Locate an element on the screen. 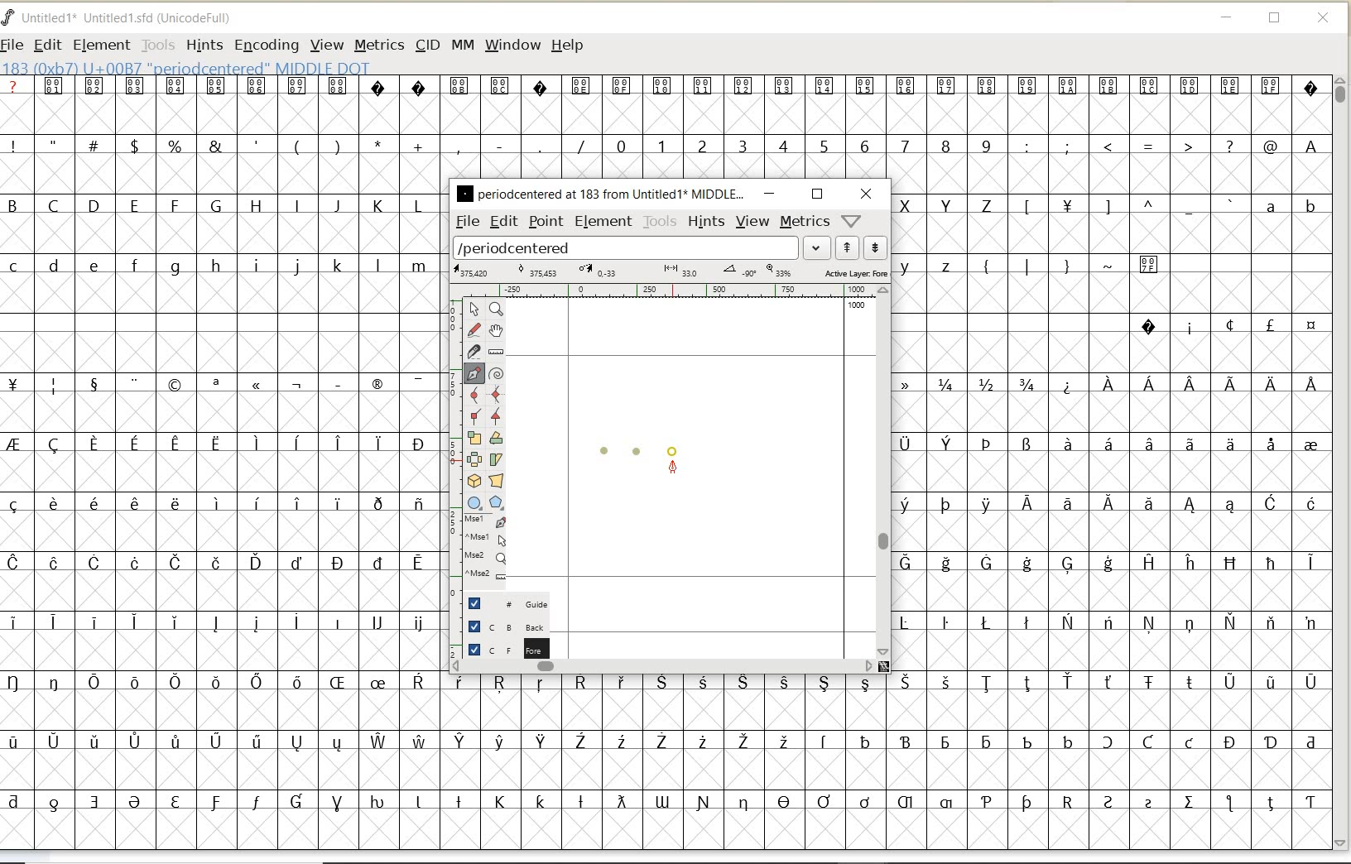 The width and height of the screenshot is (1351, 864). metrics is located at coordinates (805, 222).